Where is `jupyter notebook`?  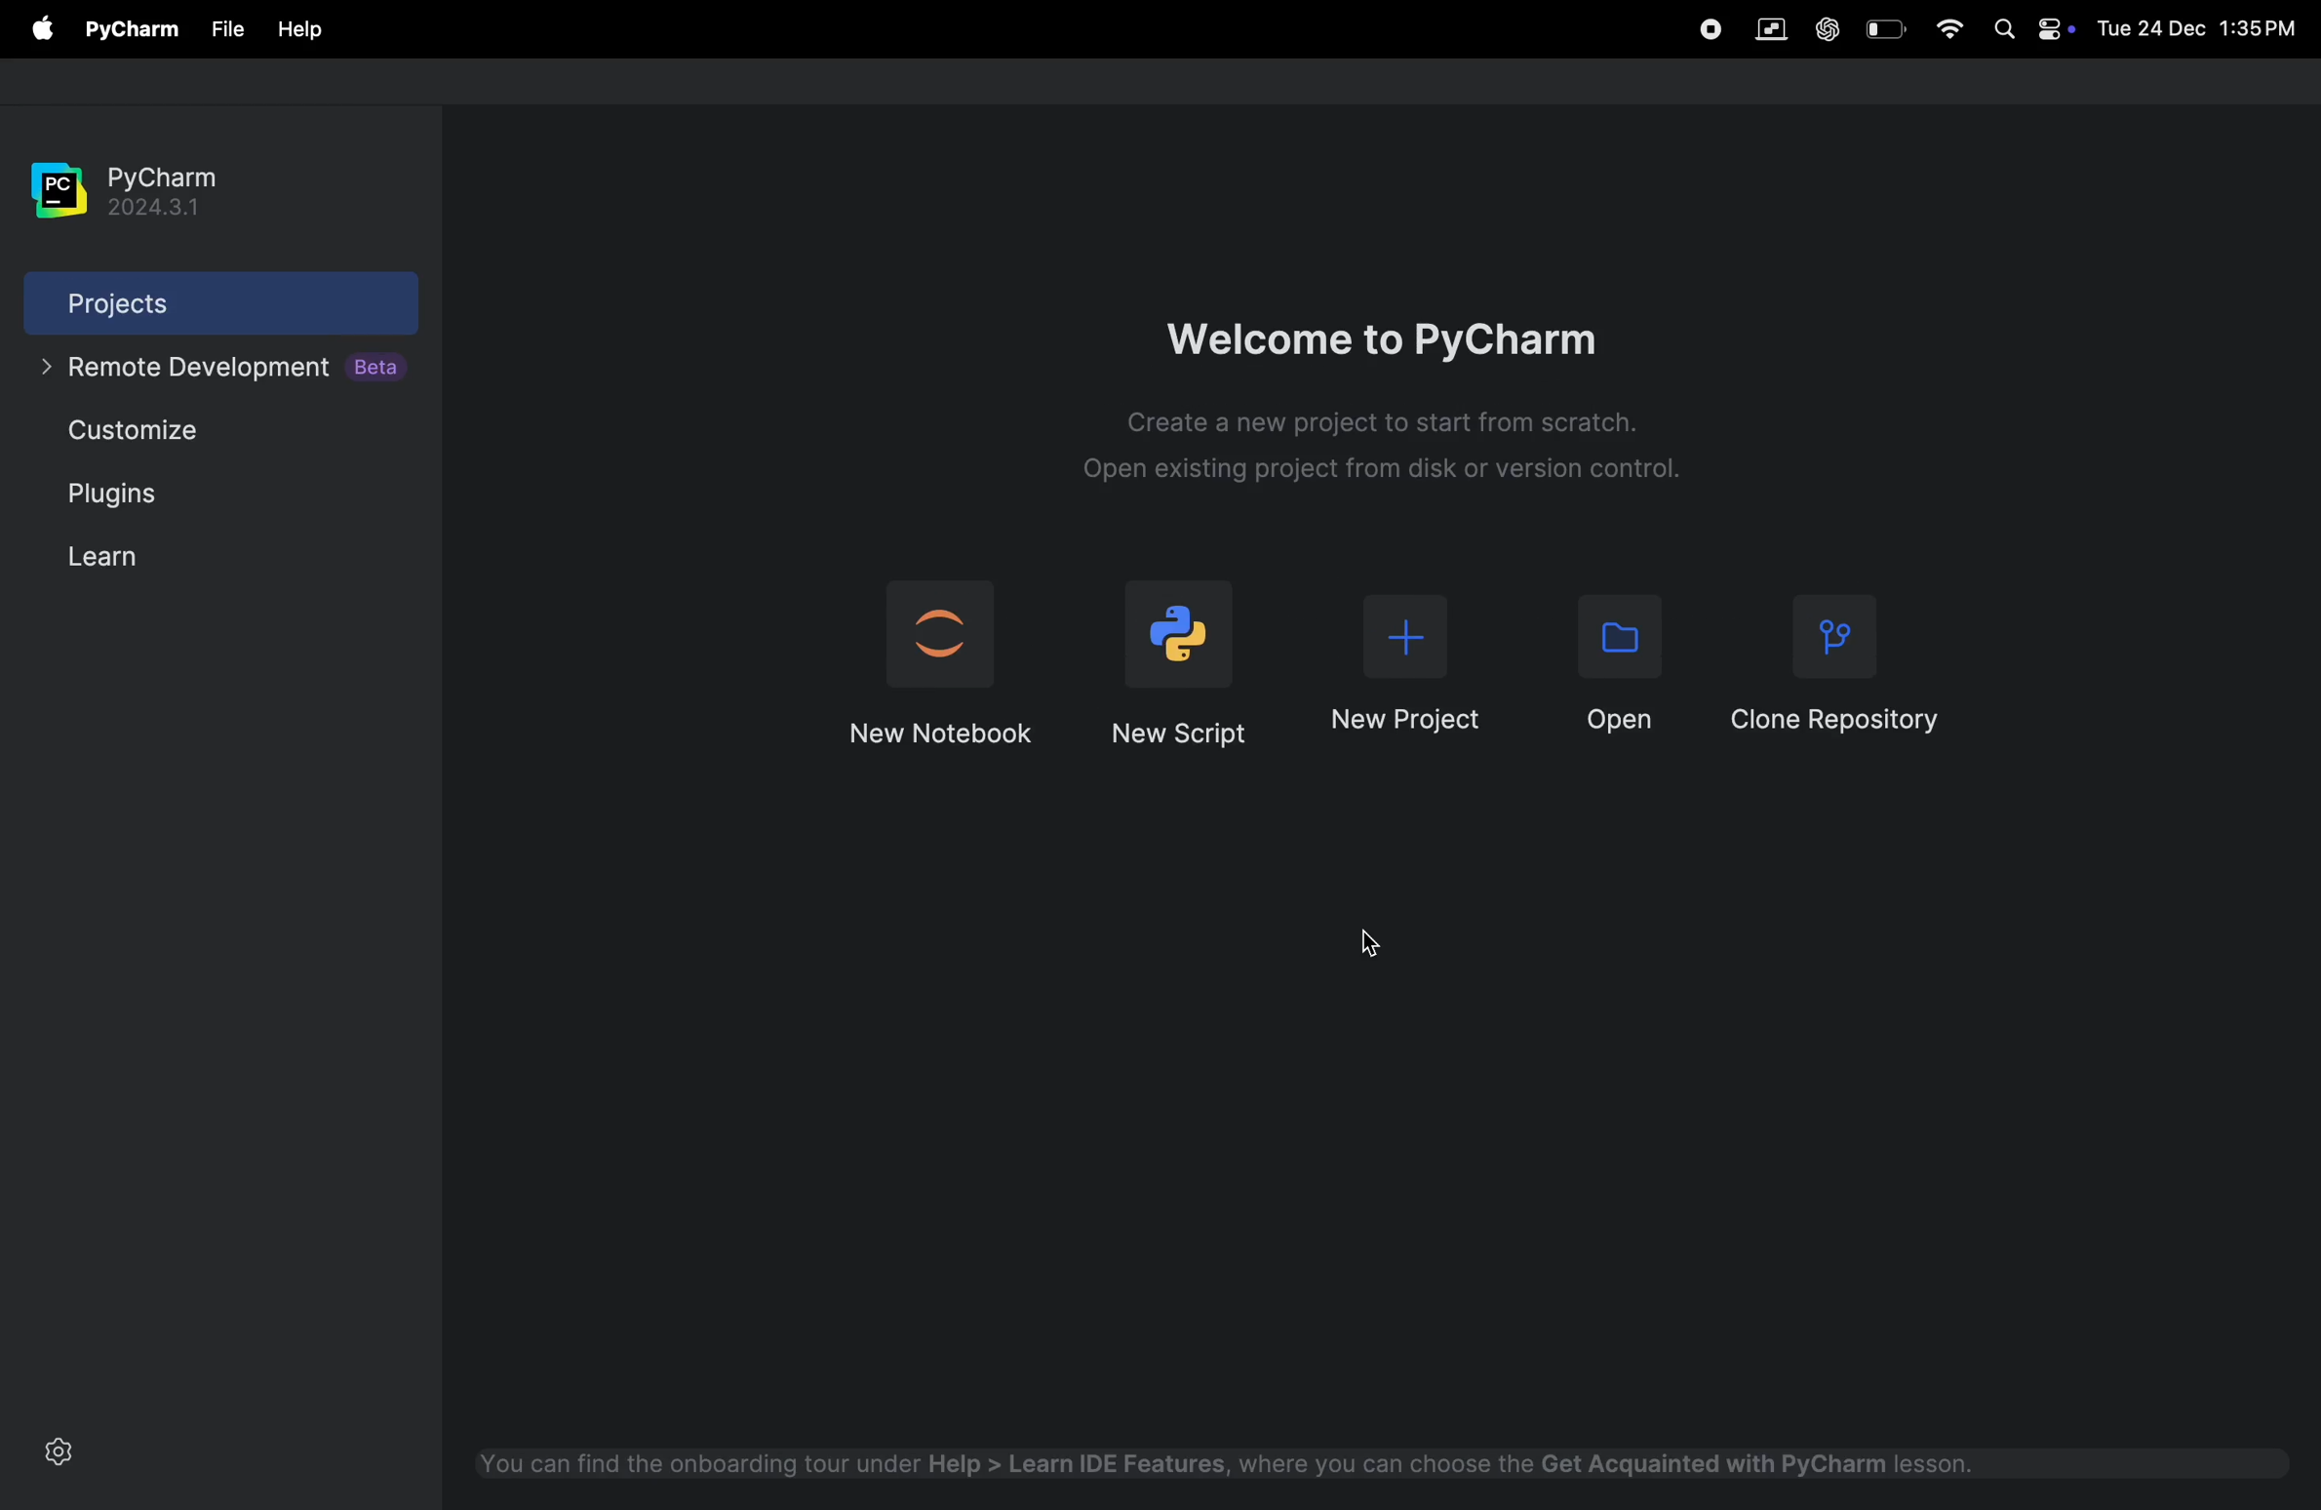 jupyter notebook is located at coordinates (939, 660).